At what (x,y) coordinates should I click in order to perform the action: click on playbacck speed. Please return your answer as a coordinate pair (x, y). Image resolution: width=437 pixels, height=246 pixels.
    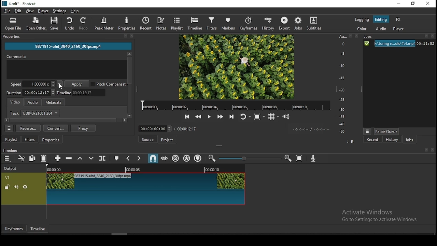
    Looking at the image, I should click on (33, 84).